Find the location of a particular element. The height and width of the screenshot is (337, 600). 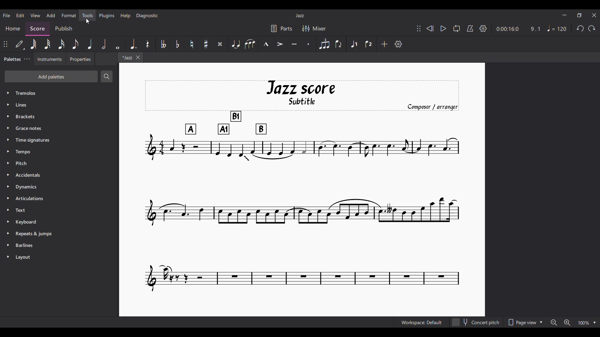

Close tab is located at coordinates (138, 57).